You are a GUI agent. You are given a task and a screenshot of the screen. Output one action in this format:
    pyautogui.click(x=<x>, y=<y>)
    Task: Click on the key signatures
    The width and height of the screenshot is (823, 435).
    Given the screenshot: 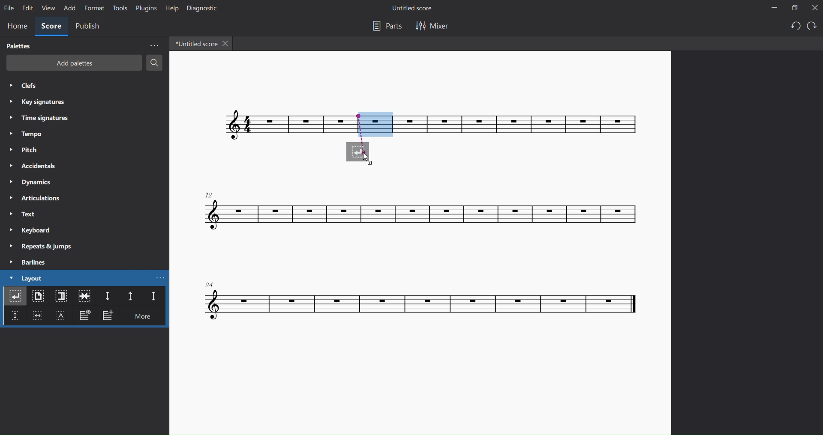 What is the action you would take?
    pyautogui.click(x=39, y=103)
    